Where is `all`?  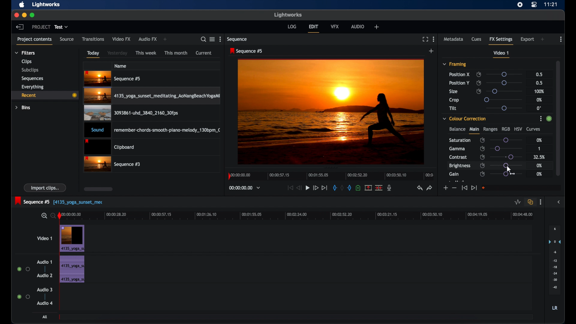 all is located at coordinates (46, 317).